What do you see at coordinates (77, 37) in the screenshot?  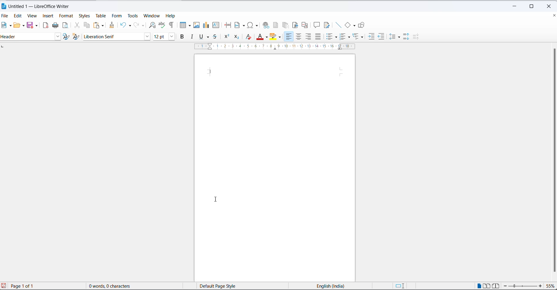 I see `create new style from selection` at bounding box center [77, 37].